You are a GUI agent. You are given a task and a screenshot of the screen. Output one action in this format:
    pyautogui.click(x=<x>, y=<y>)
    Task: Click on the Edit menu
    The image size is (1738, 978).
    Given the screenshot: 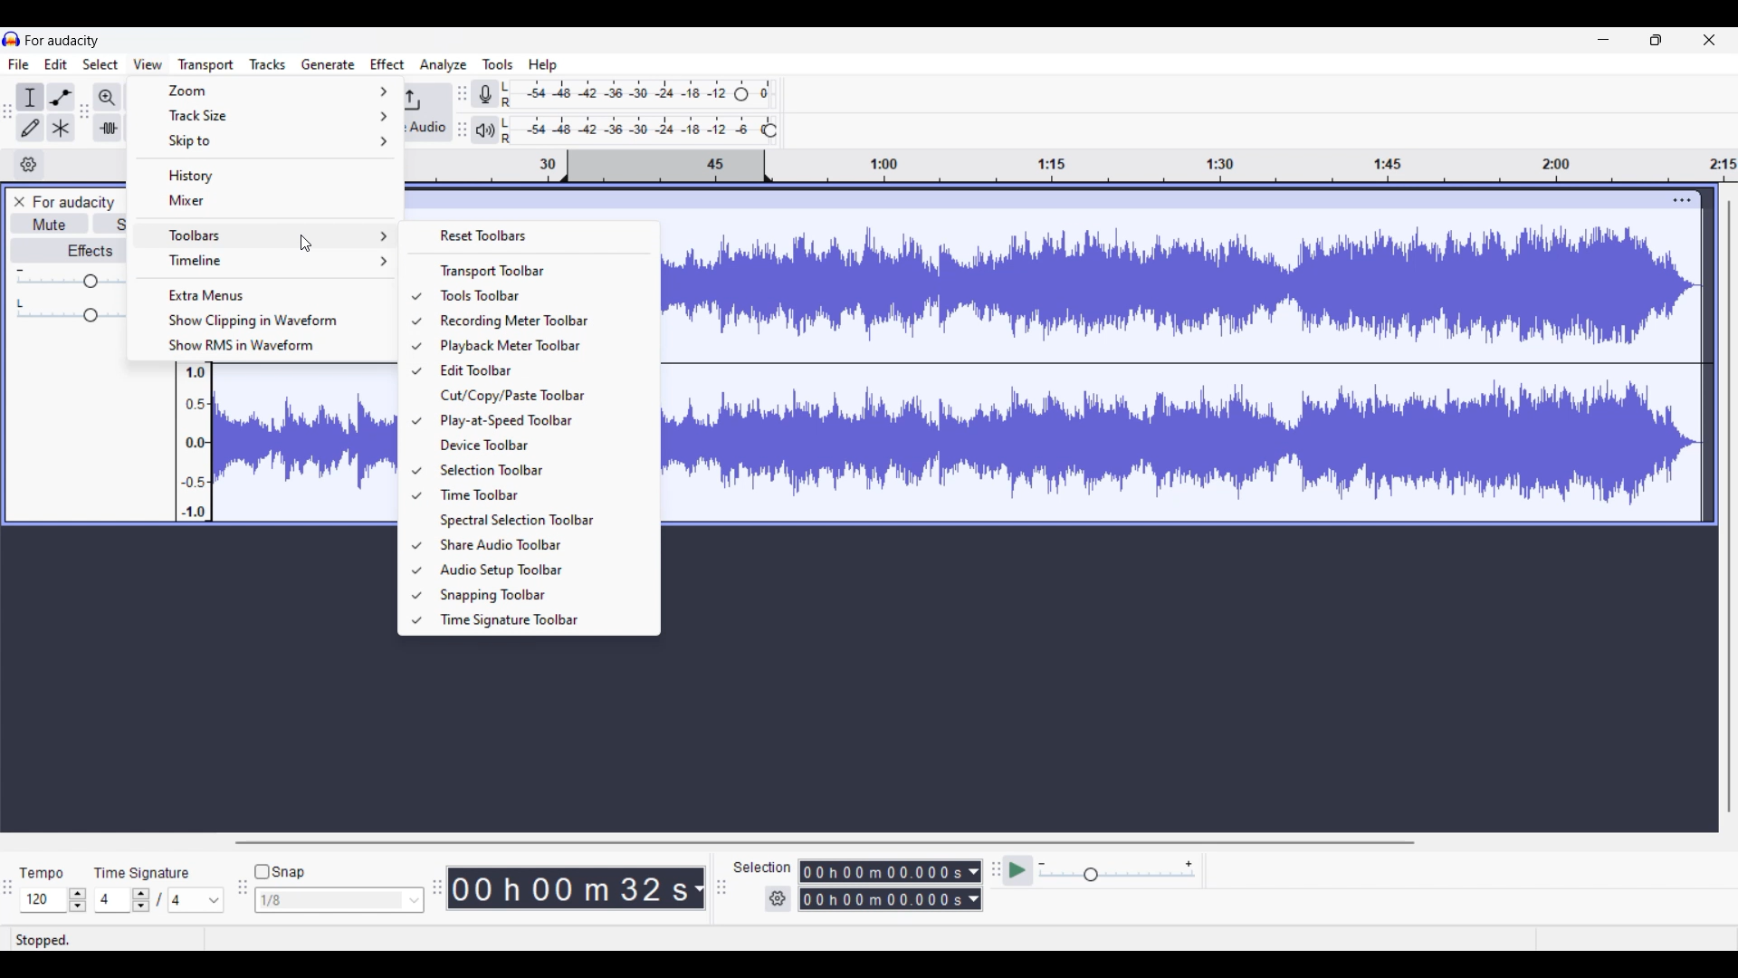 What is the action you would take?
    pyautogui.click(x=56, y=64)
    